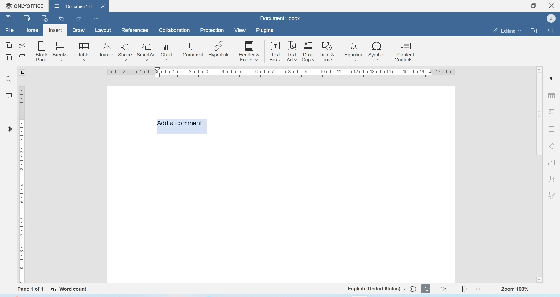  What do you see at coordinates (291, 52) in the screenshot?
I see `Text Box` at bounding box center [291, 52].